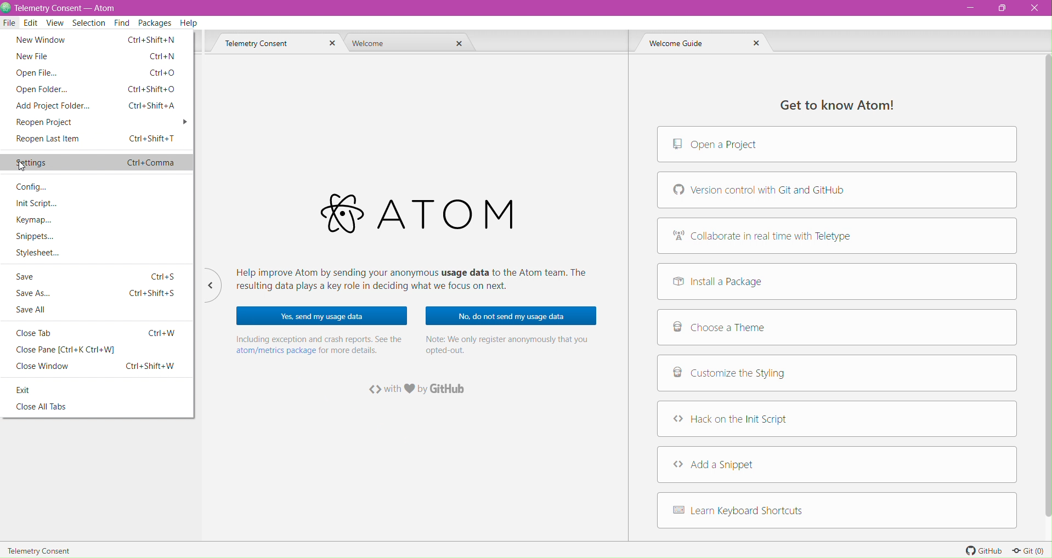 The height and width of the screenshot is (558, 1052). What do you see at coordinates (88, 22) in the screenshot?
I see `Selection` at bounding box center [88, 22].